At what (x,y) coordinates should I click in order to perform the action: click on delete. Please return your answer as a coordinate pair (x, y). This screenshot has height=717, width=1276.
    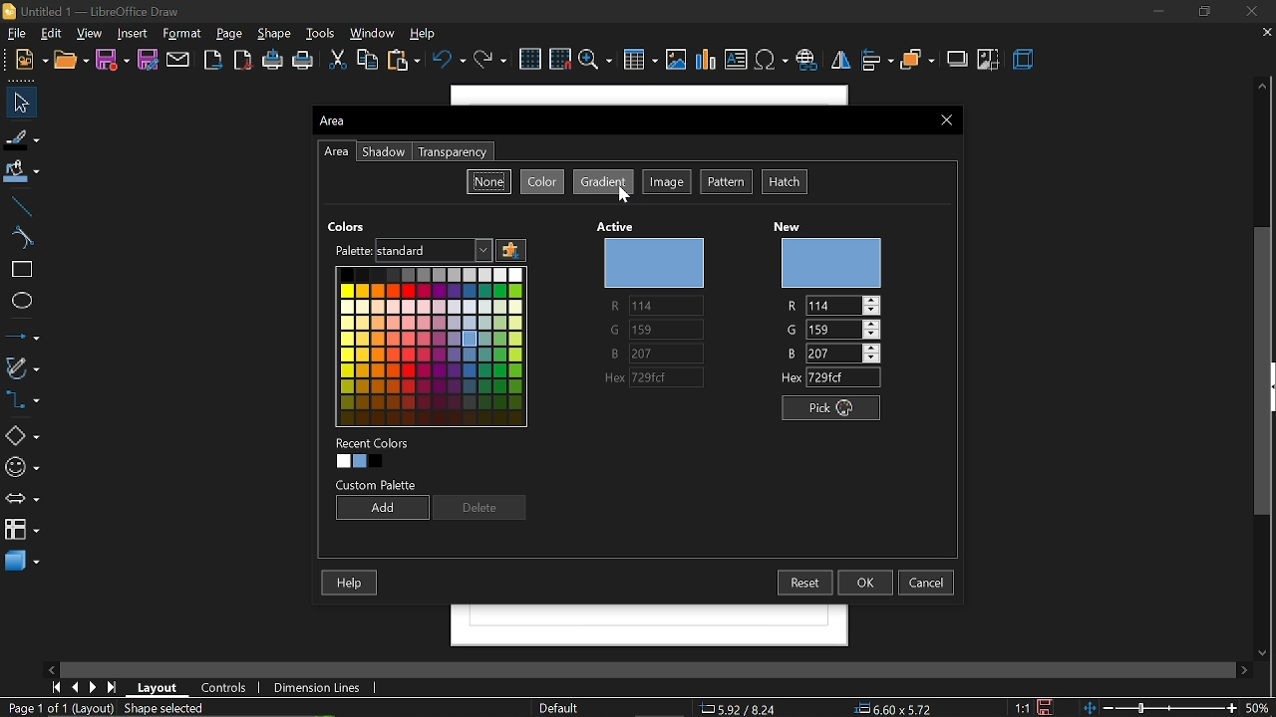
    Looking at the image, I should click on (478, 507).